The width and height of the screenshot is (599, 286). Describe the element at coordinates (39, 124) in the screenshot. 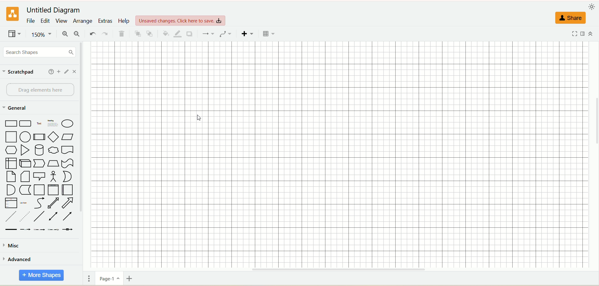

I see `text` at that location.